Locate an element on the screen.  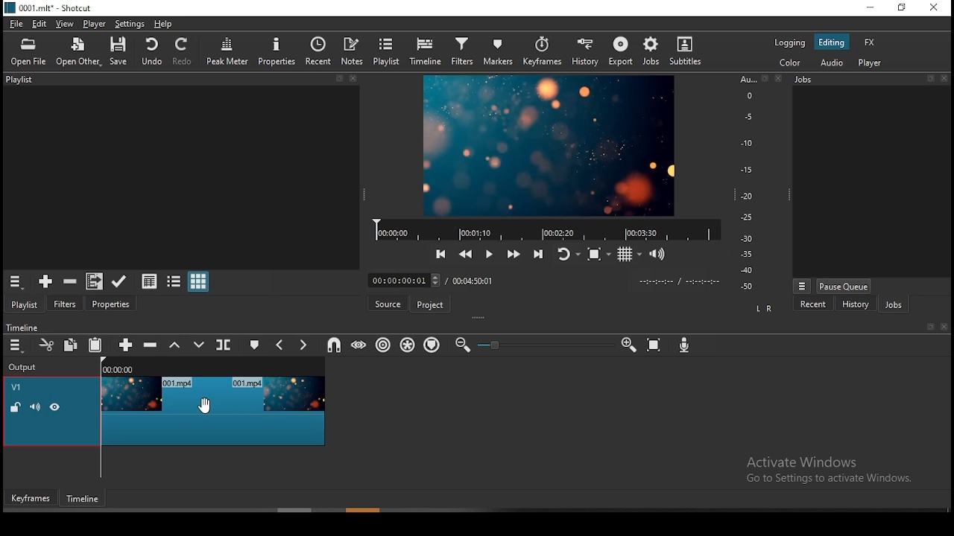
subtitles is located at coordinates (686, 51).